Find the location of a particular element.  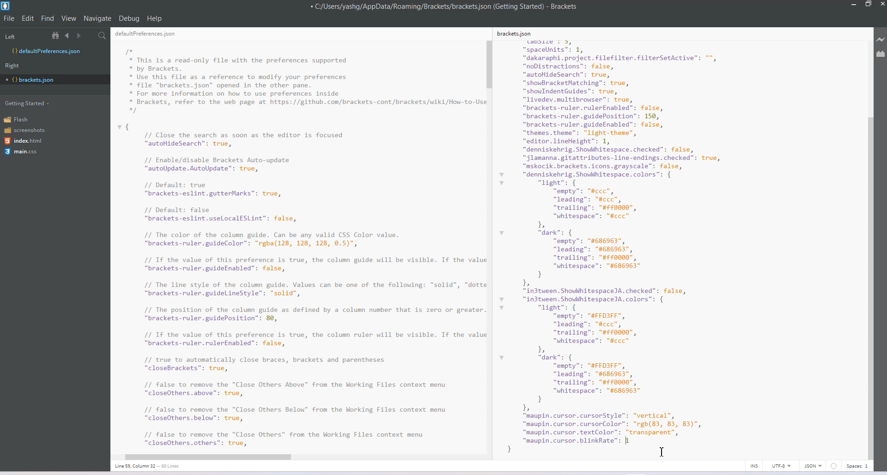

Extension Manager is located at coordinates (881, 55).